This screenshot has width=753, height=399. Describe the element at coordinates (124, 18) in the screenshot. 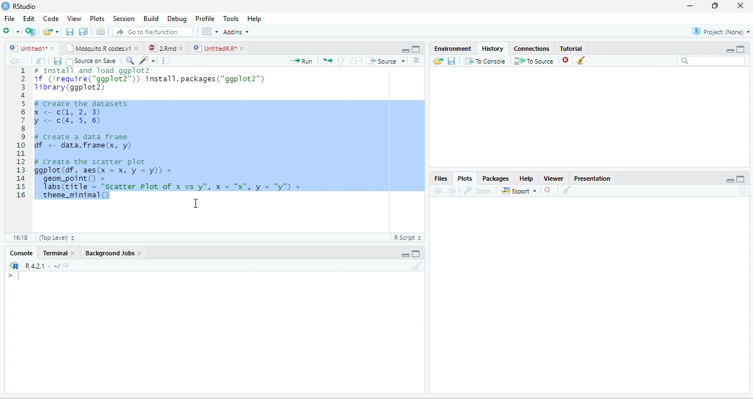

I see `Session` at that location.